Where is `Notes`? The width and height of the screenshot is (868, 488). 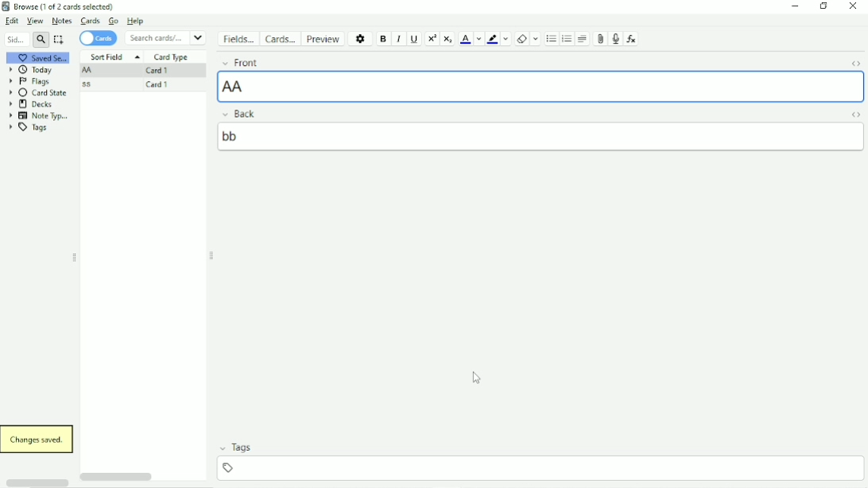
Notes is located at coordinates (61, 21).